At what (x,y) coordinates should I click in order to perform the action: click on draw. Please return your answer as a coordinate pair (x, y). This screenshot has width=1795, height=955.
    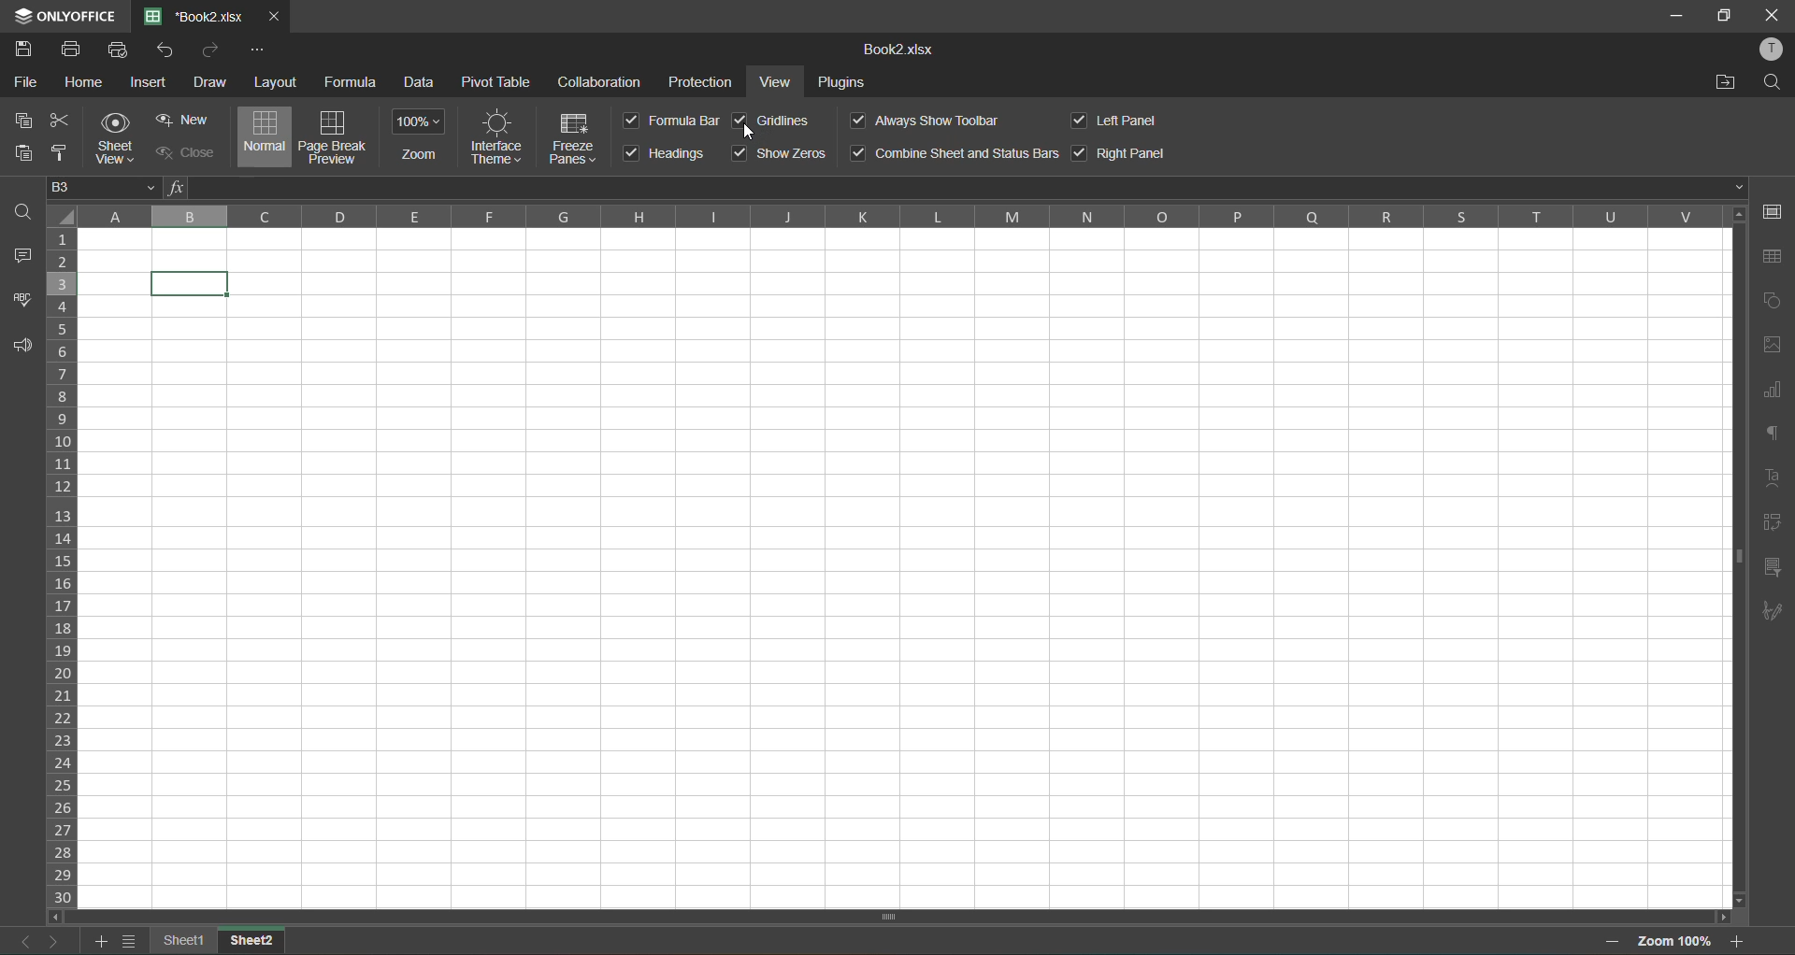
    Looking at the image, I should click on (212, 82).